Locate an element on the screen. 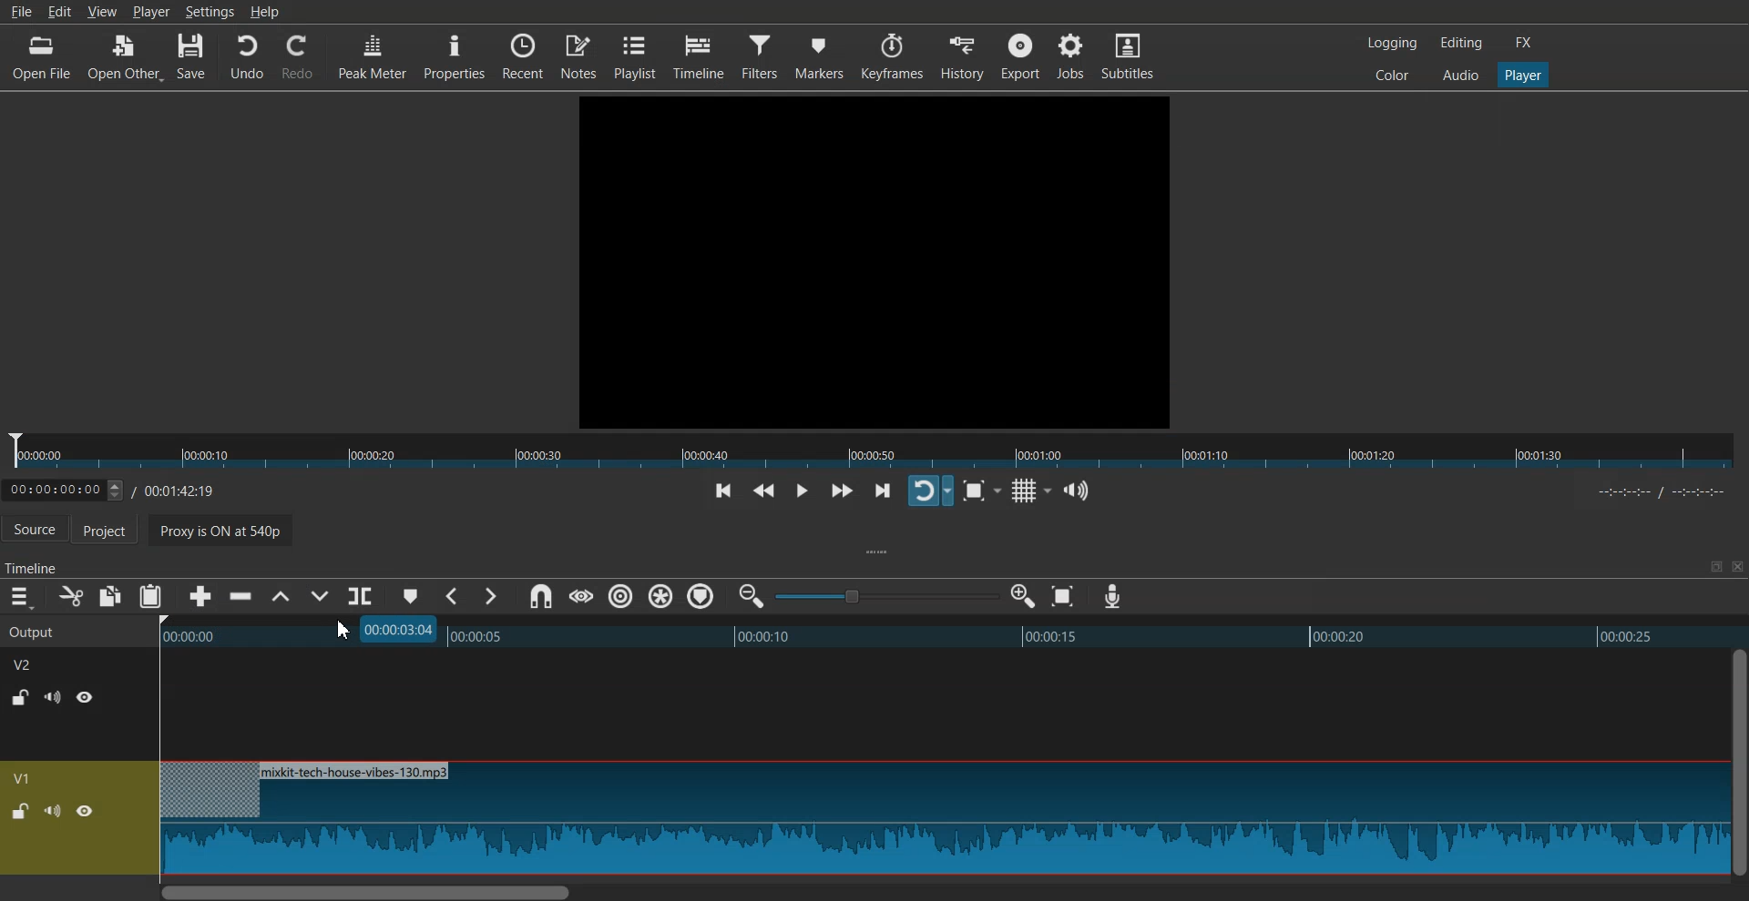 This screenshot has height=901, width=1749. Peak Meter is located at coordinates (373, 55).